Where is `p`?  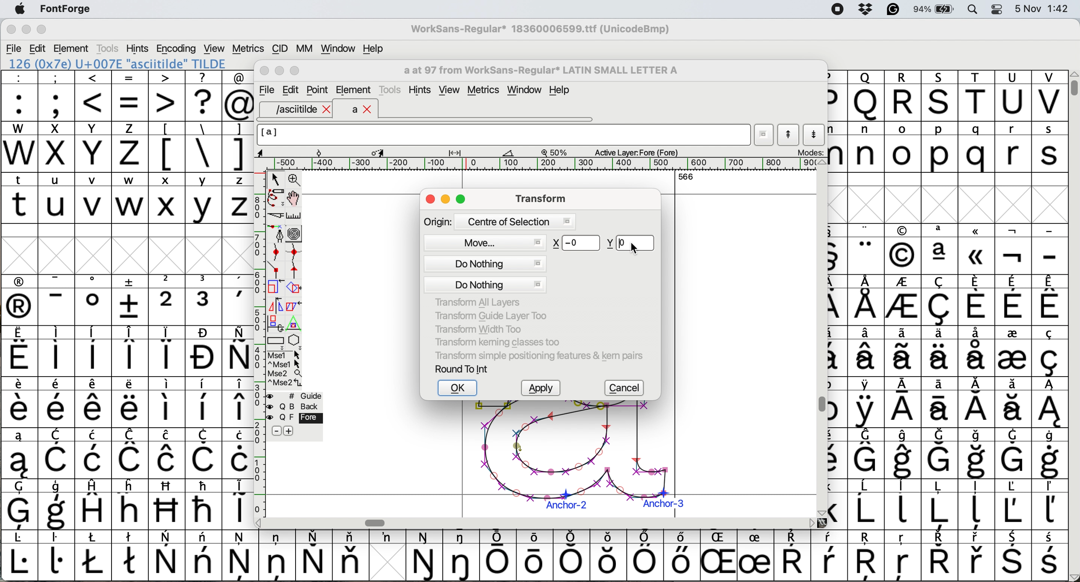 p is located at coordinates (940, 148).